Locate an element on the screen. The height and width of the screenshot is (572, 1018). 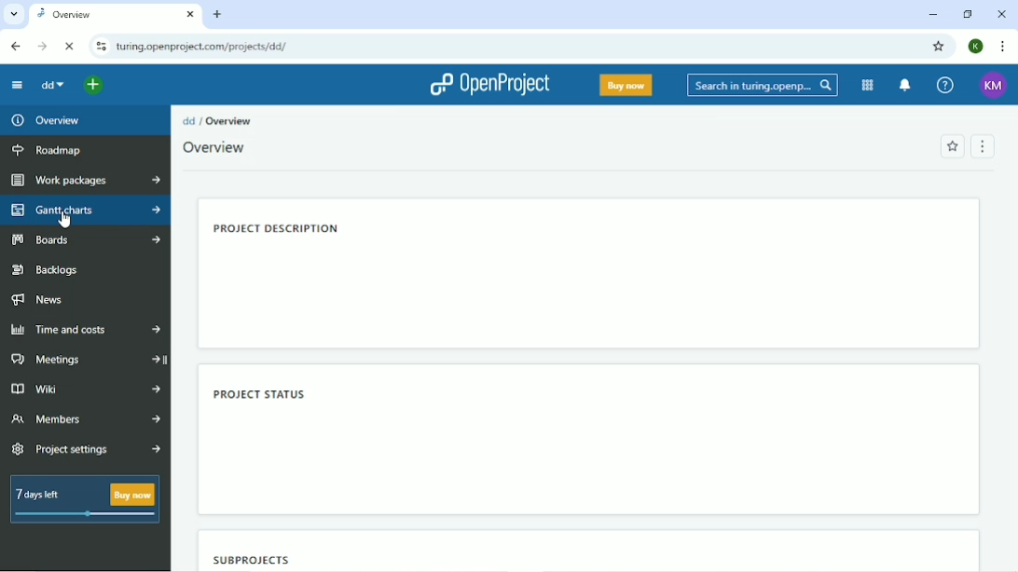
Search a project is located at coordinates (79, 86).